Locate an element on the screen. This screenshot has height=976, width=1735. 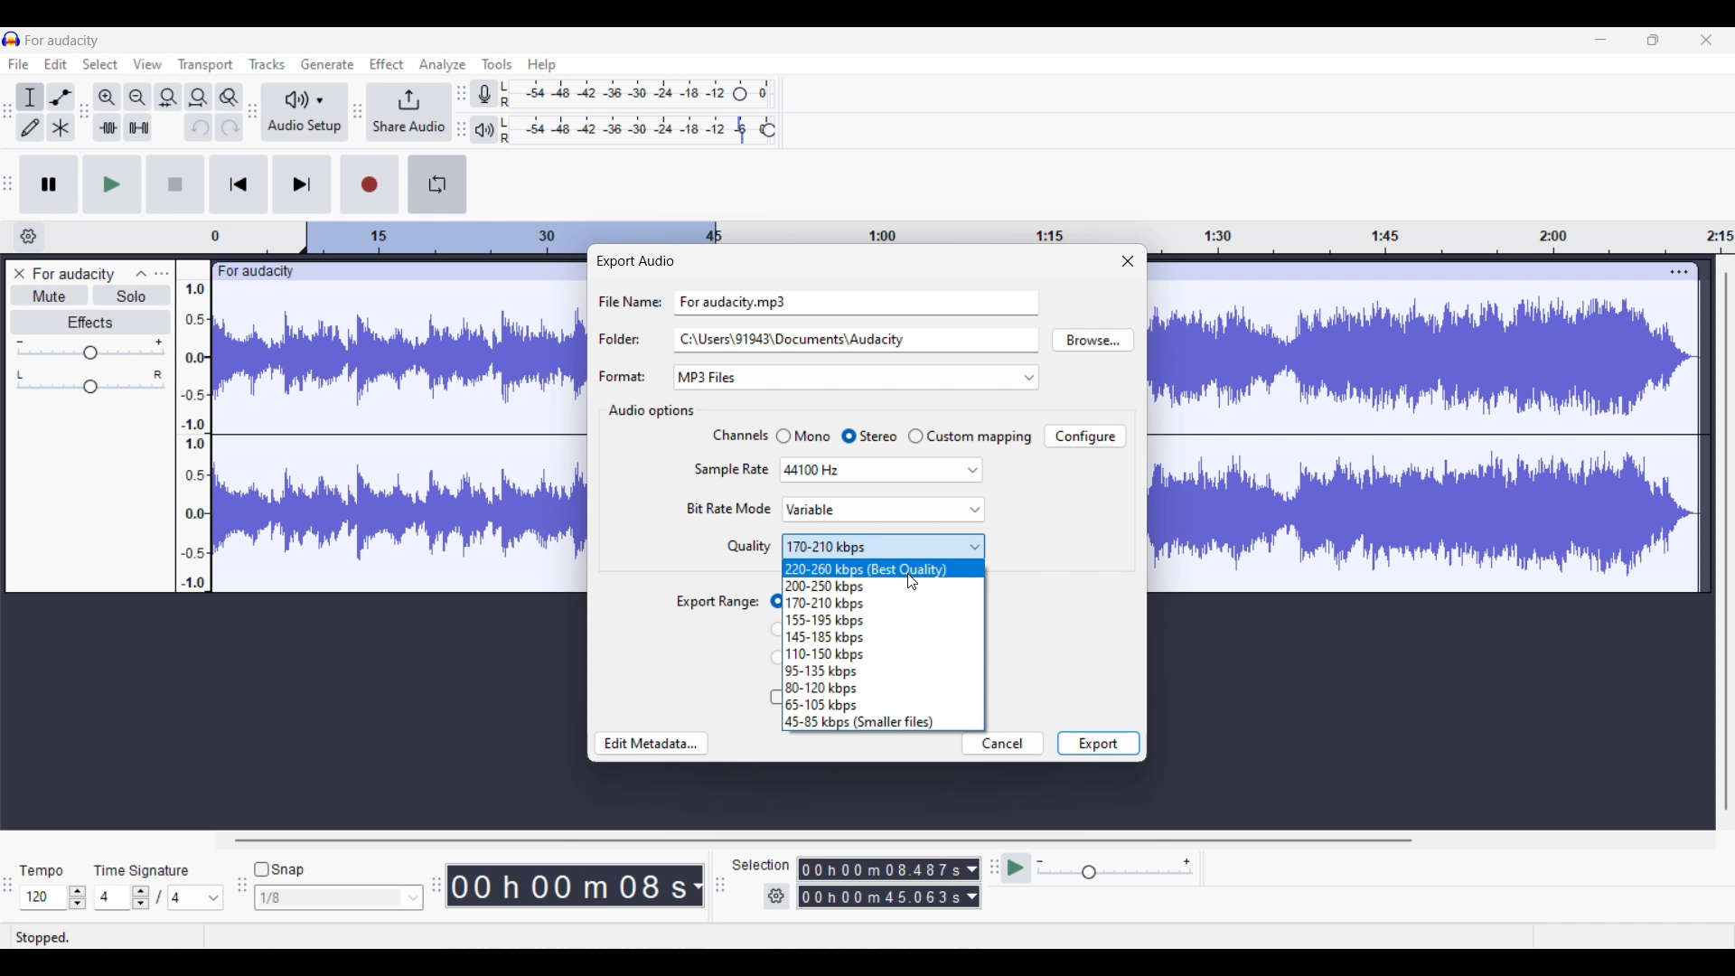
Selection duration is located at coordinates (881, 869).